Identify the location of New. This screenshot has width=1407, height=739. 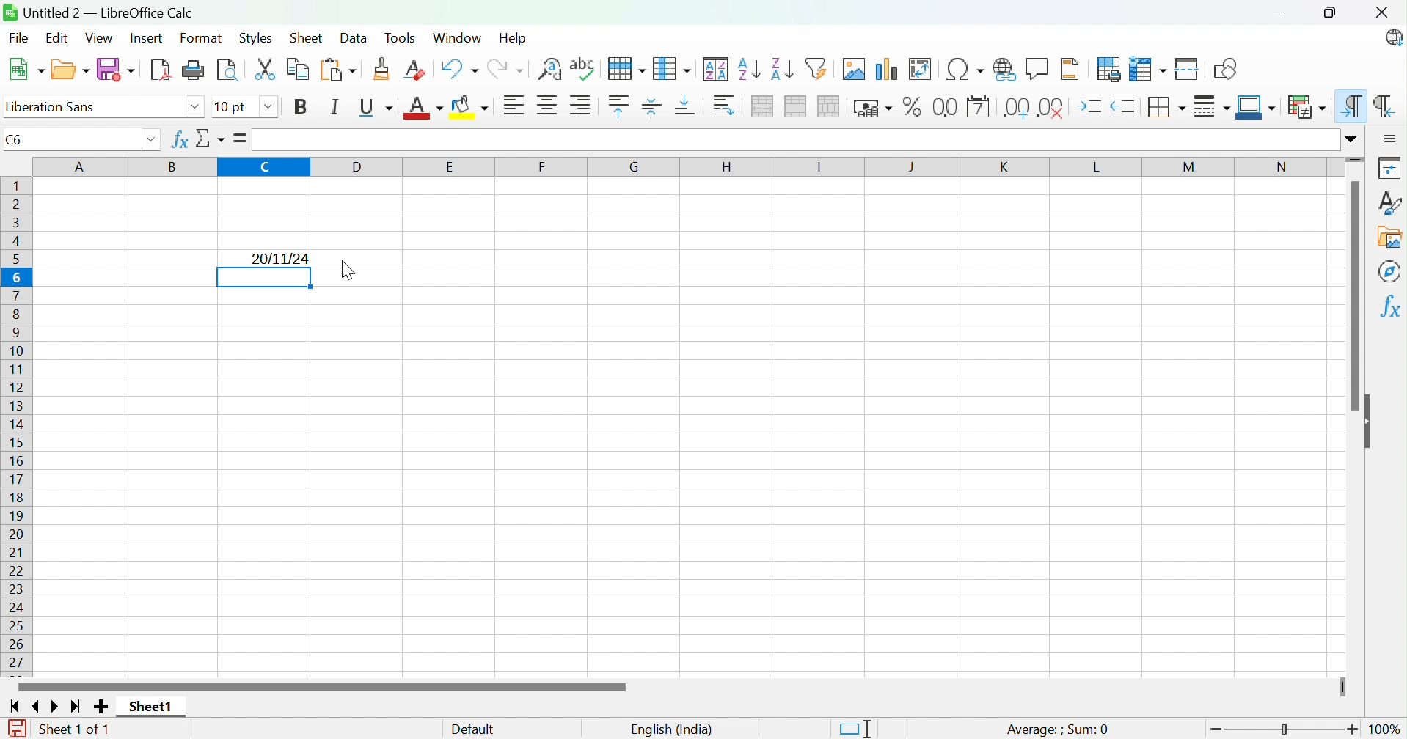
(27, 70).